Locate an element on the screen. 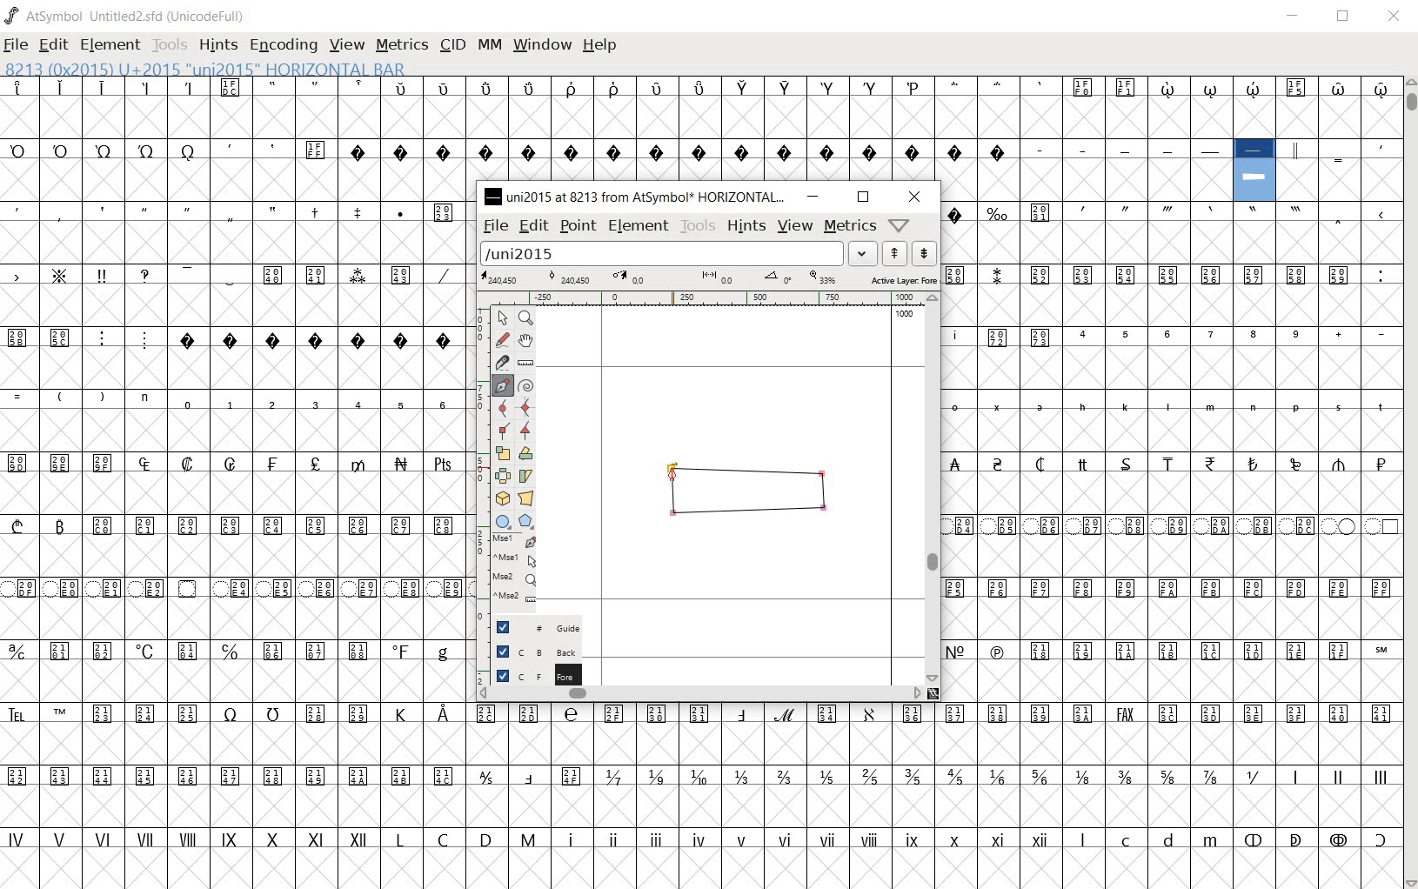 Image resolution: width=1418 pixels, height=889 pixels. Background is located at coordinates (531, 652).